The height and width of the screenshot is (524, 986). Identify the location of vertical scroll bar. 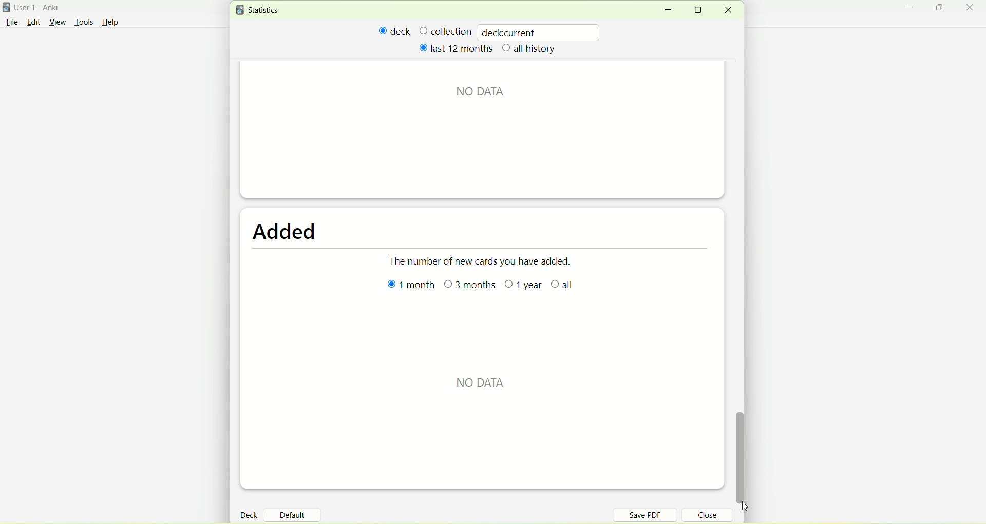
(745, 458).